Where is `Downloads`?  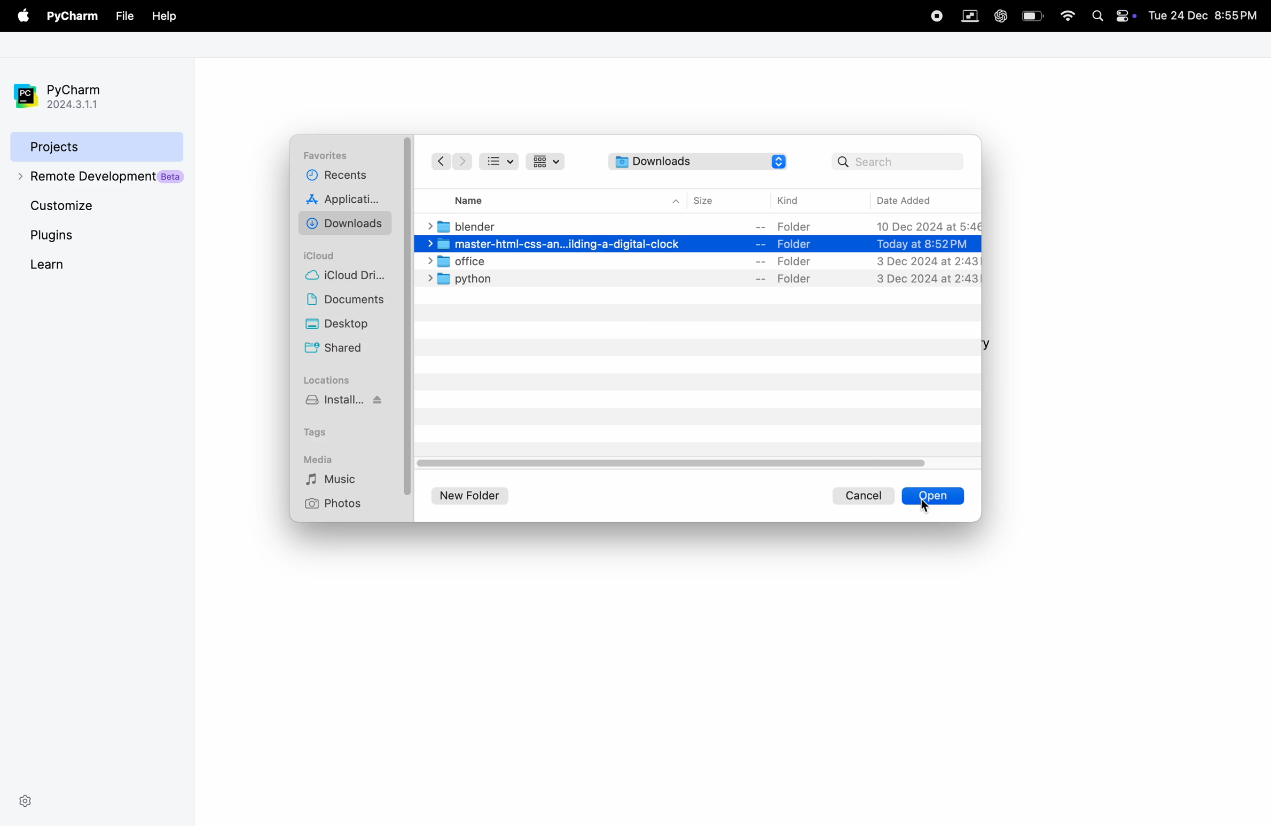
Downloads is located at coordinates (685, 161).